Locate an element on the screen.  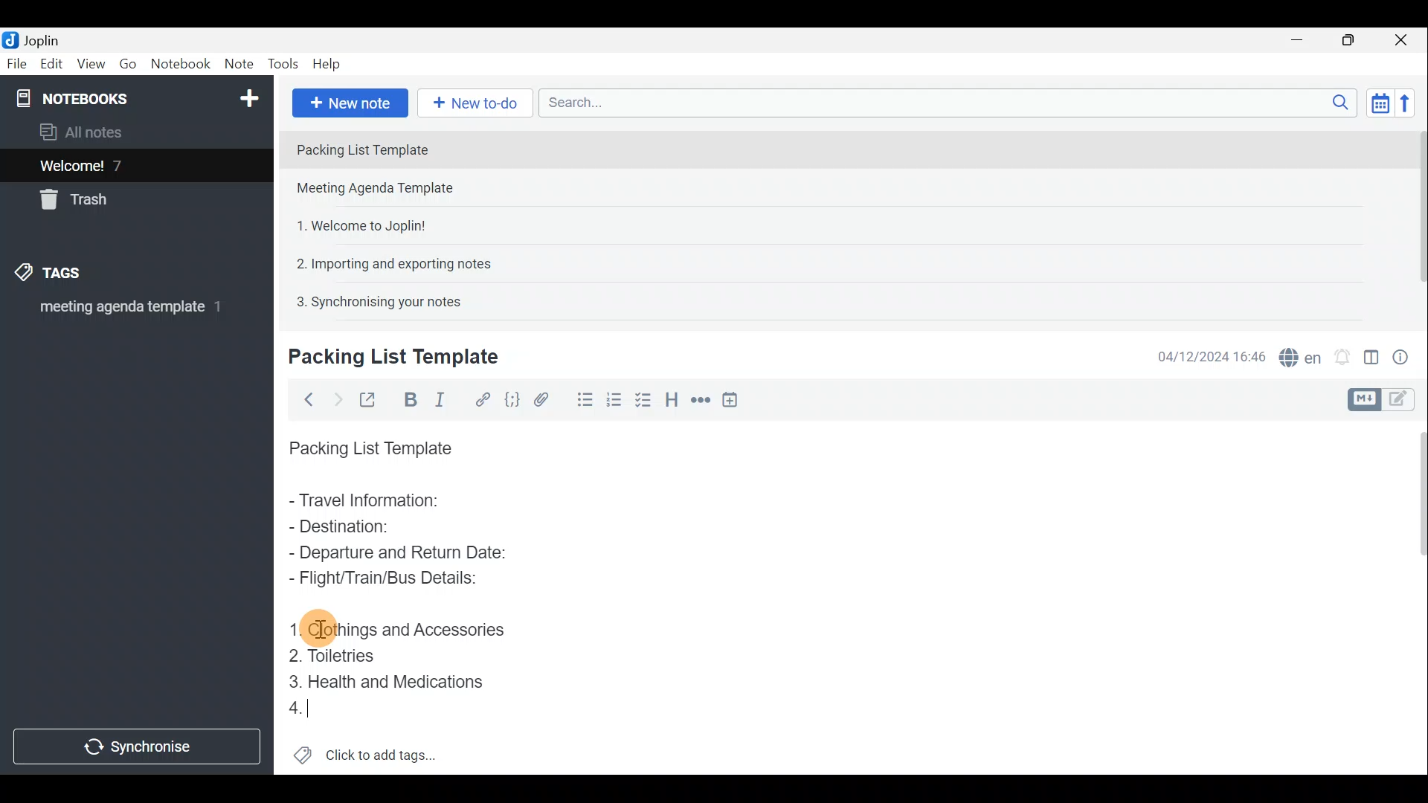
Note 2 is located at coordinates (390, 190).